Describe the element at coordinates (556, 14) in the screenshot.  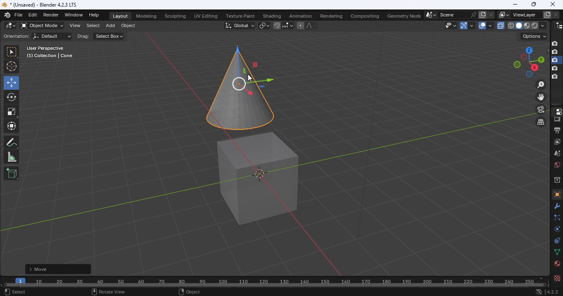
I see `Remove view layer` at that location.